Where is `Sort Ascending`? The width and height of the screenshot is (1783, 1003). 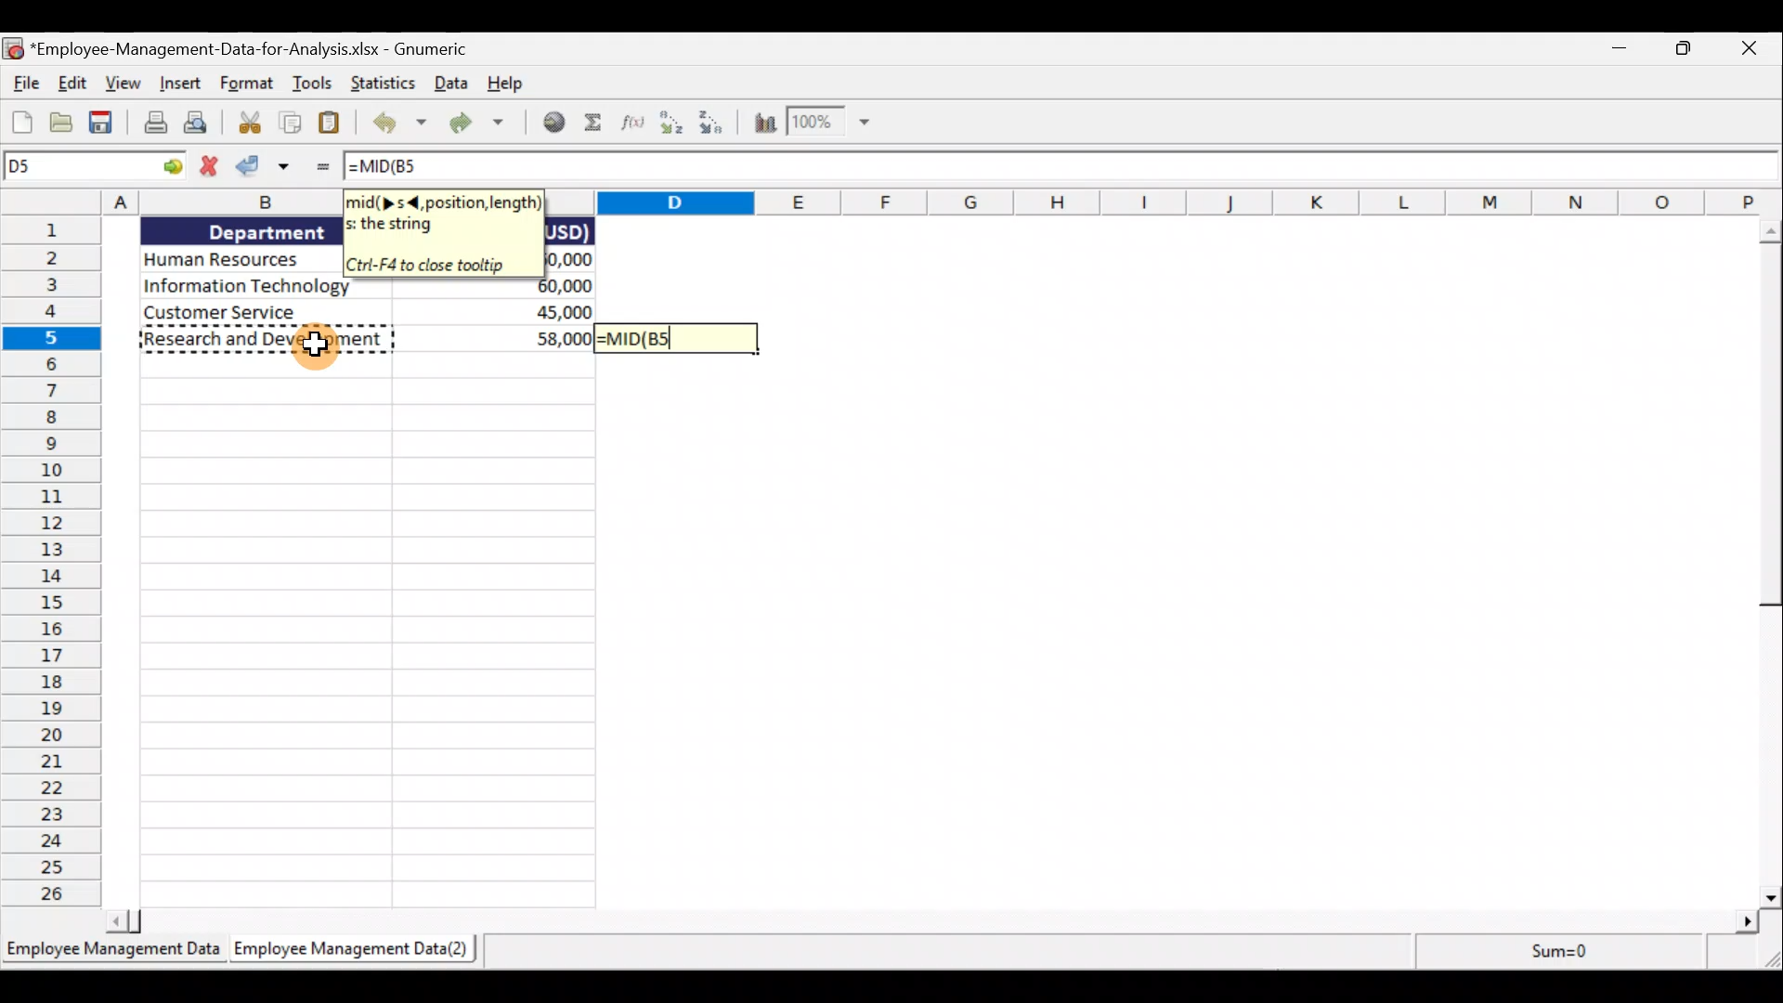
Sort Ascending is located at coordinates (672, 126).